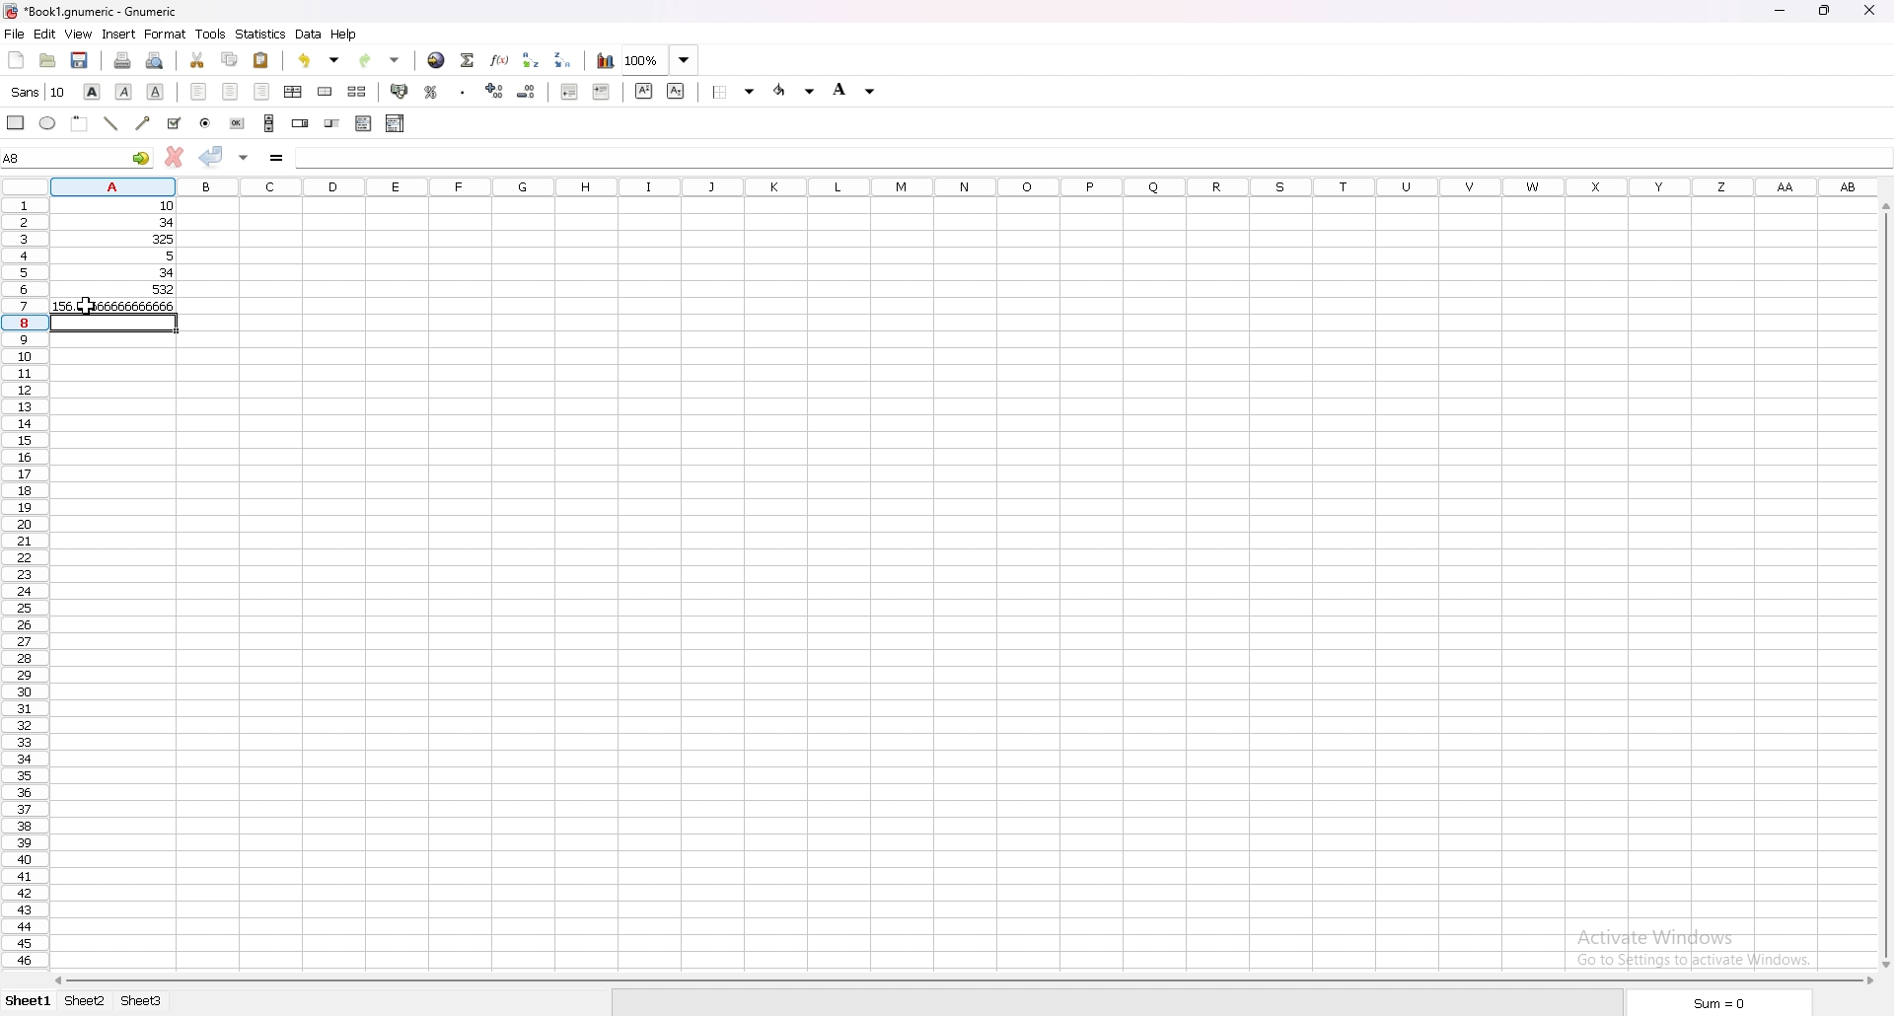 The height and width of the screenshot is (1016, 1894). Describe the element at coordinates (117, 222) in the screenshot. I see `34` at that location.